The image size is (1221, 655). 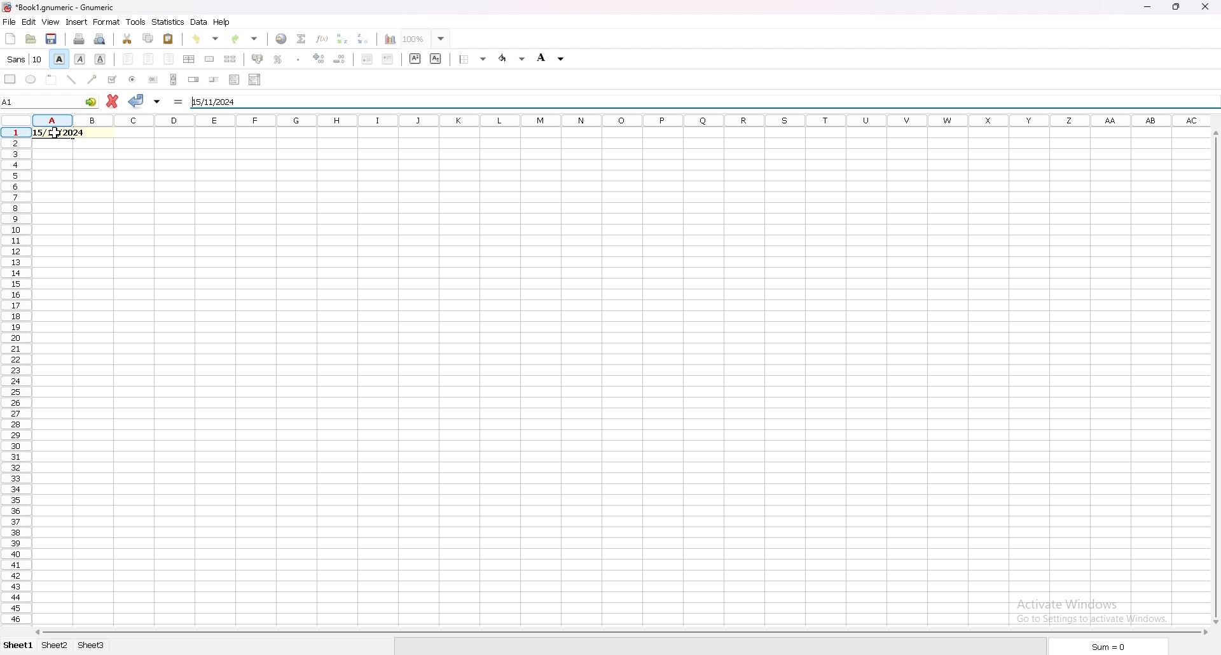 What do you see at coordinates (1149, 8) in the screenshot?
I see `minimize` at bounding box center [1149, 8].